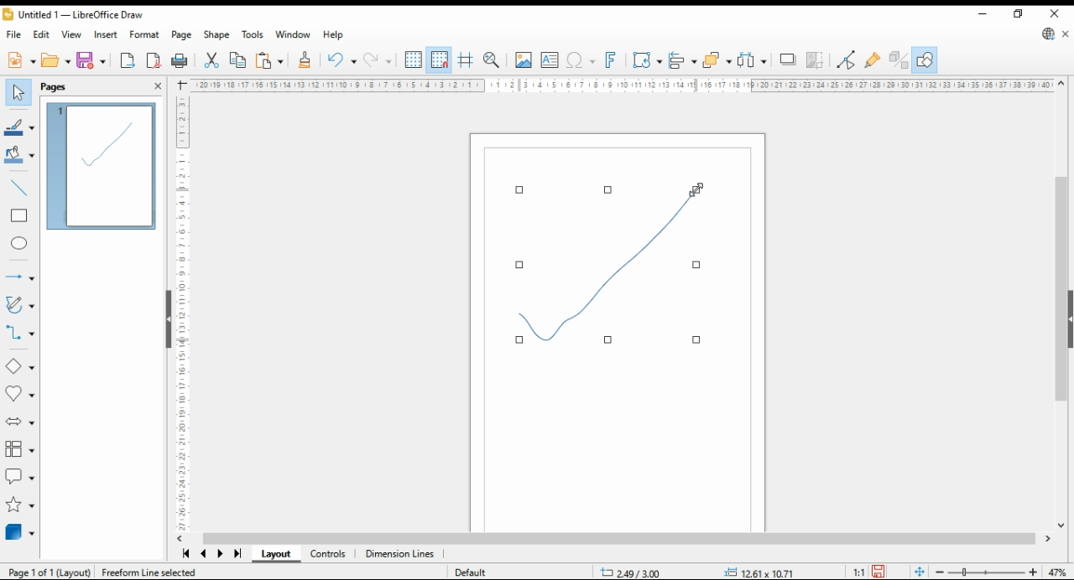 The width and height of the screenshot is (1074, 580). I want to click on save, so click(92, 61).